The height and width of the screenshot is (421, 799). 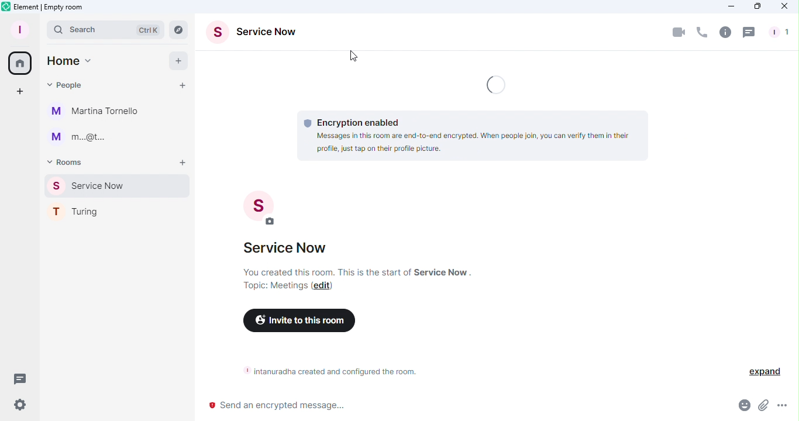 I want to click on People, so click(x=777, y=32).